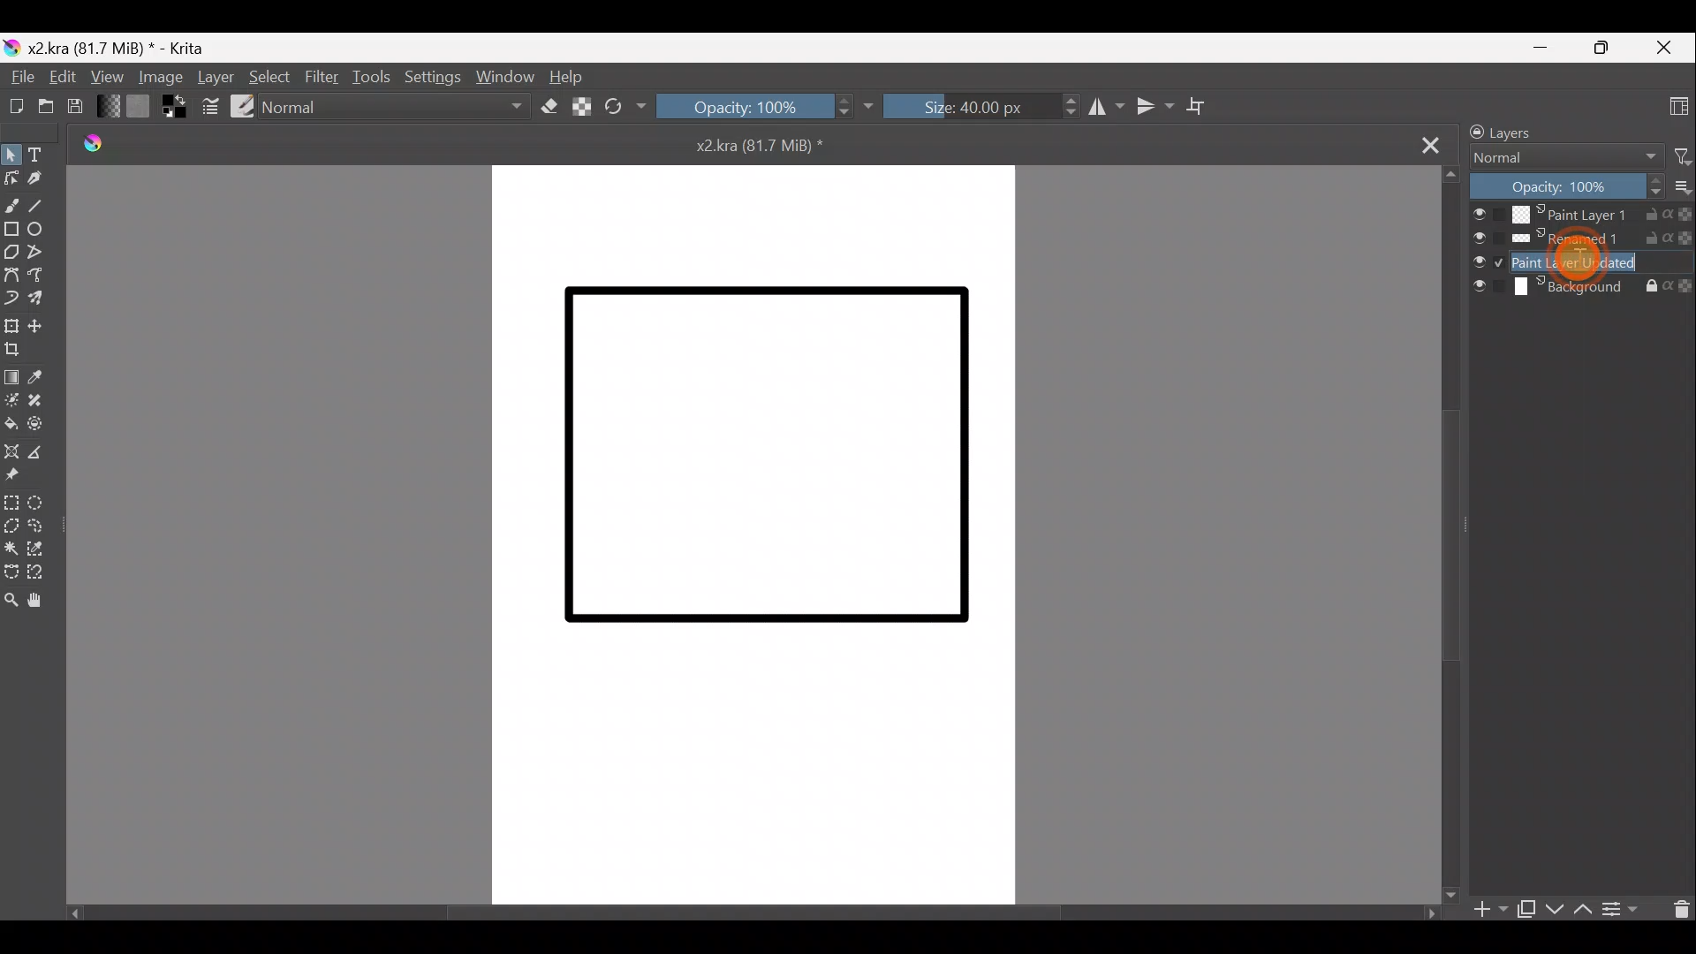  I want to click on View/change layer properties, so click(1624, 907).